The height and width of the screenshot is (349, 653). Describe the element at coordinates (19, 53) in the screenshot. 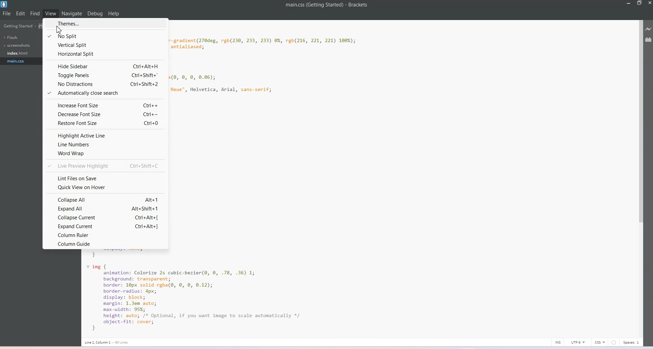

I see `Index.css` at that location.